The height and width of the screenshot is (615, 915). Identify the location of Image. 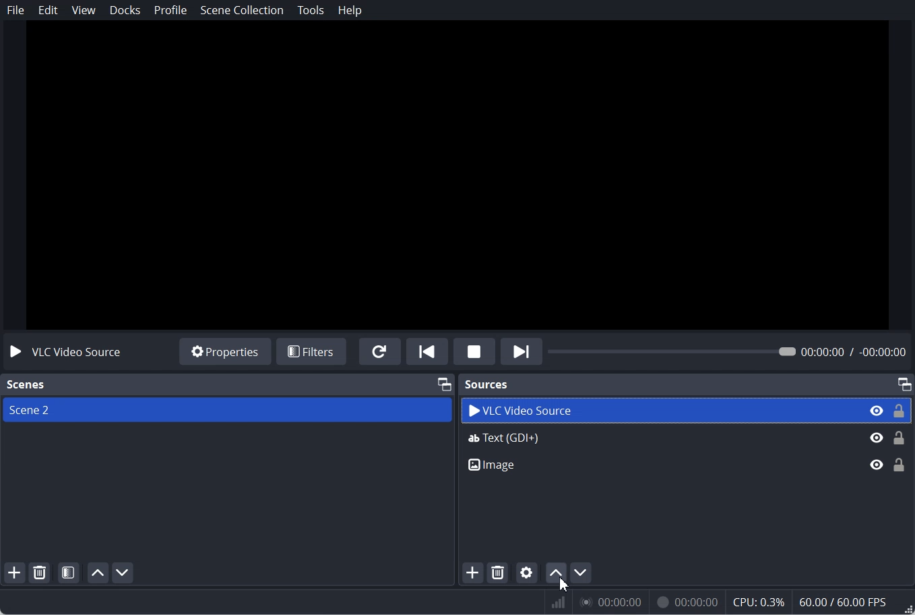
(687, 470).